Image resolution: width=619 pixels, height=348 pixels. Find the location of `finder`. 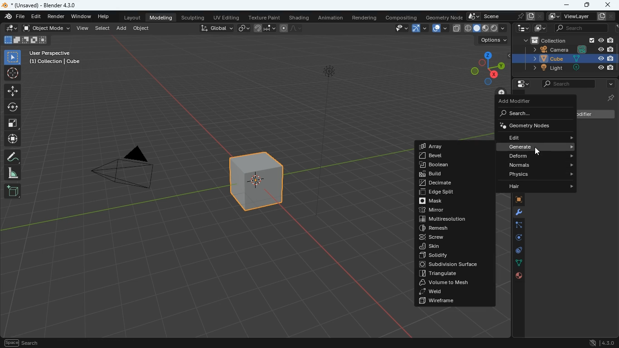

finder is located at coordinates (15, 17).